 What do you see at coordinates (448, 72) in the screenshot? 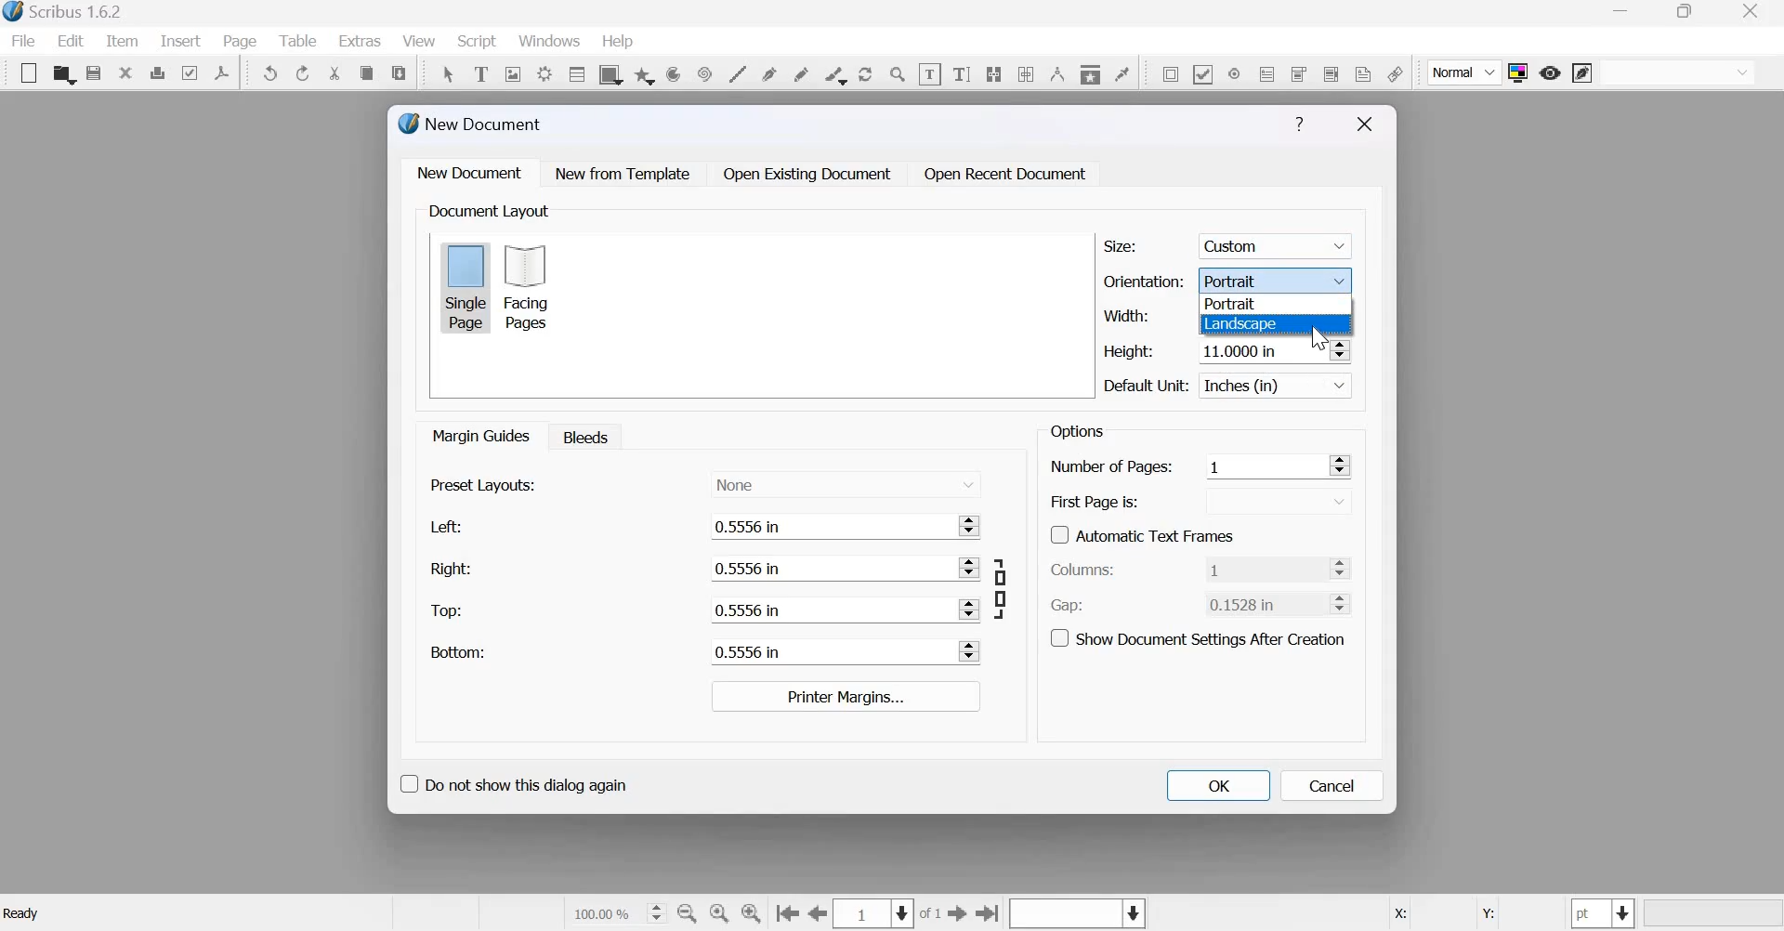
I see `Select item` at bounding box center [448, 72].